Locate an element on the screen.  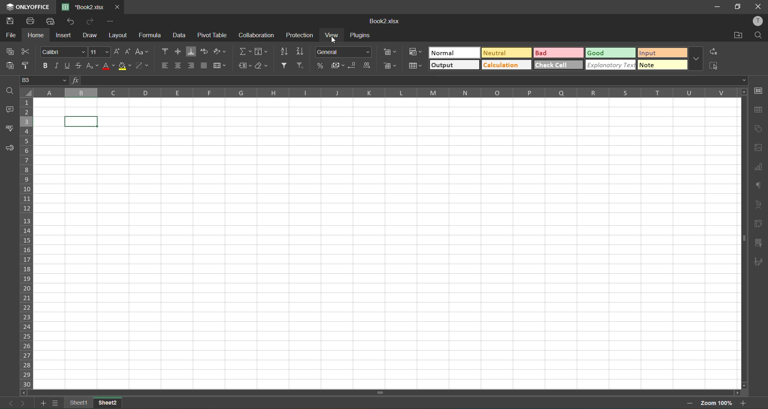
justified is located at coordinates (206, 65).